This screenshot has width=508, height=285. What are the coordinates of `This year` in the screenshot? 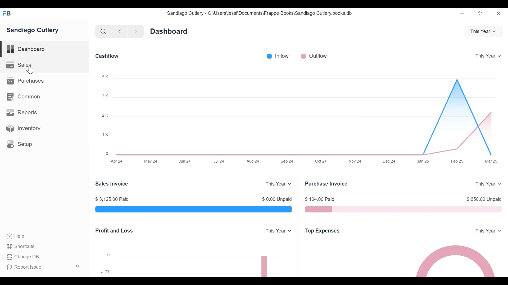 It's located at (488, 56).